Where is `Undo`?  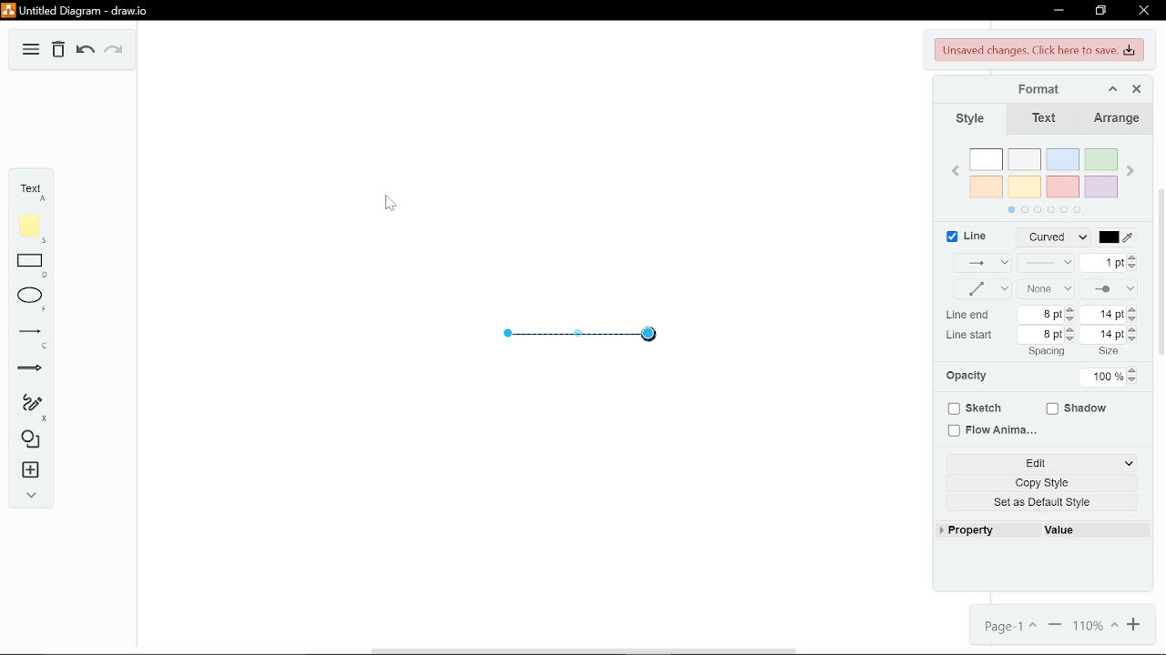
Undo is located at coordinates (85, 50).